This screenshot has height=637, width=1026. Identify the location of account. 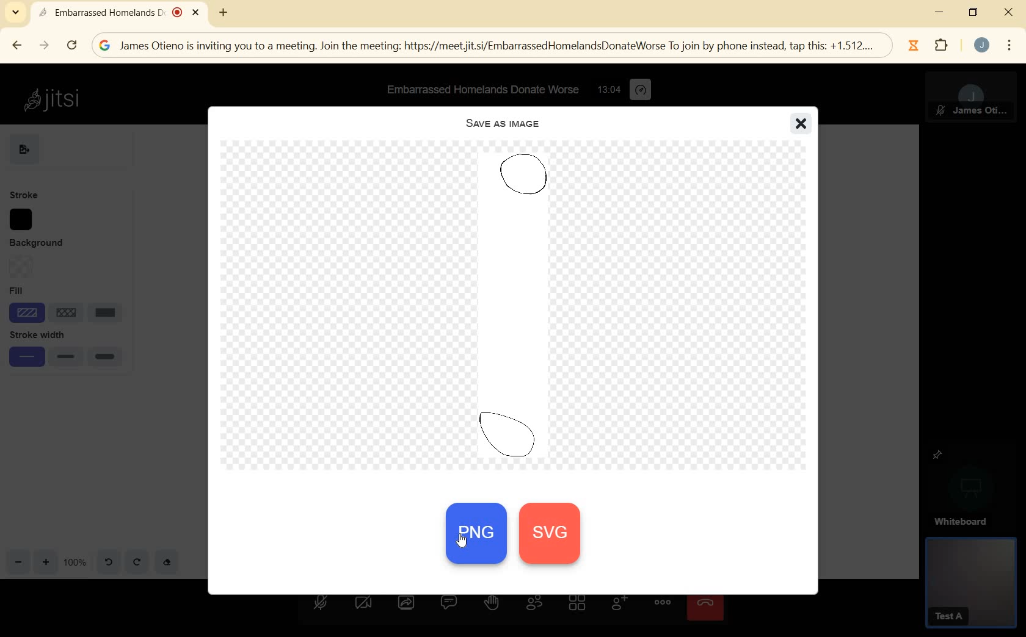
(982, 46).